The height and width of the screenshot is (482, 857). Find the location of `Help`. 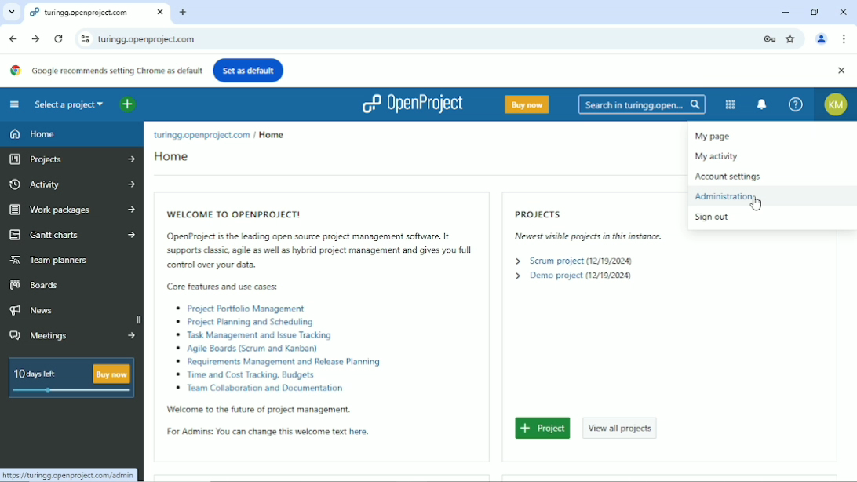

Help is located at coordinates (795, 104).